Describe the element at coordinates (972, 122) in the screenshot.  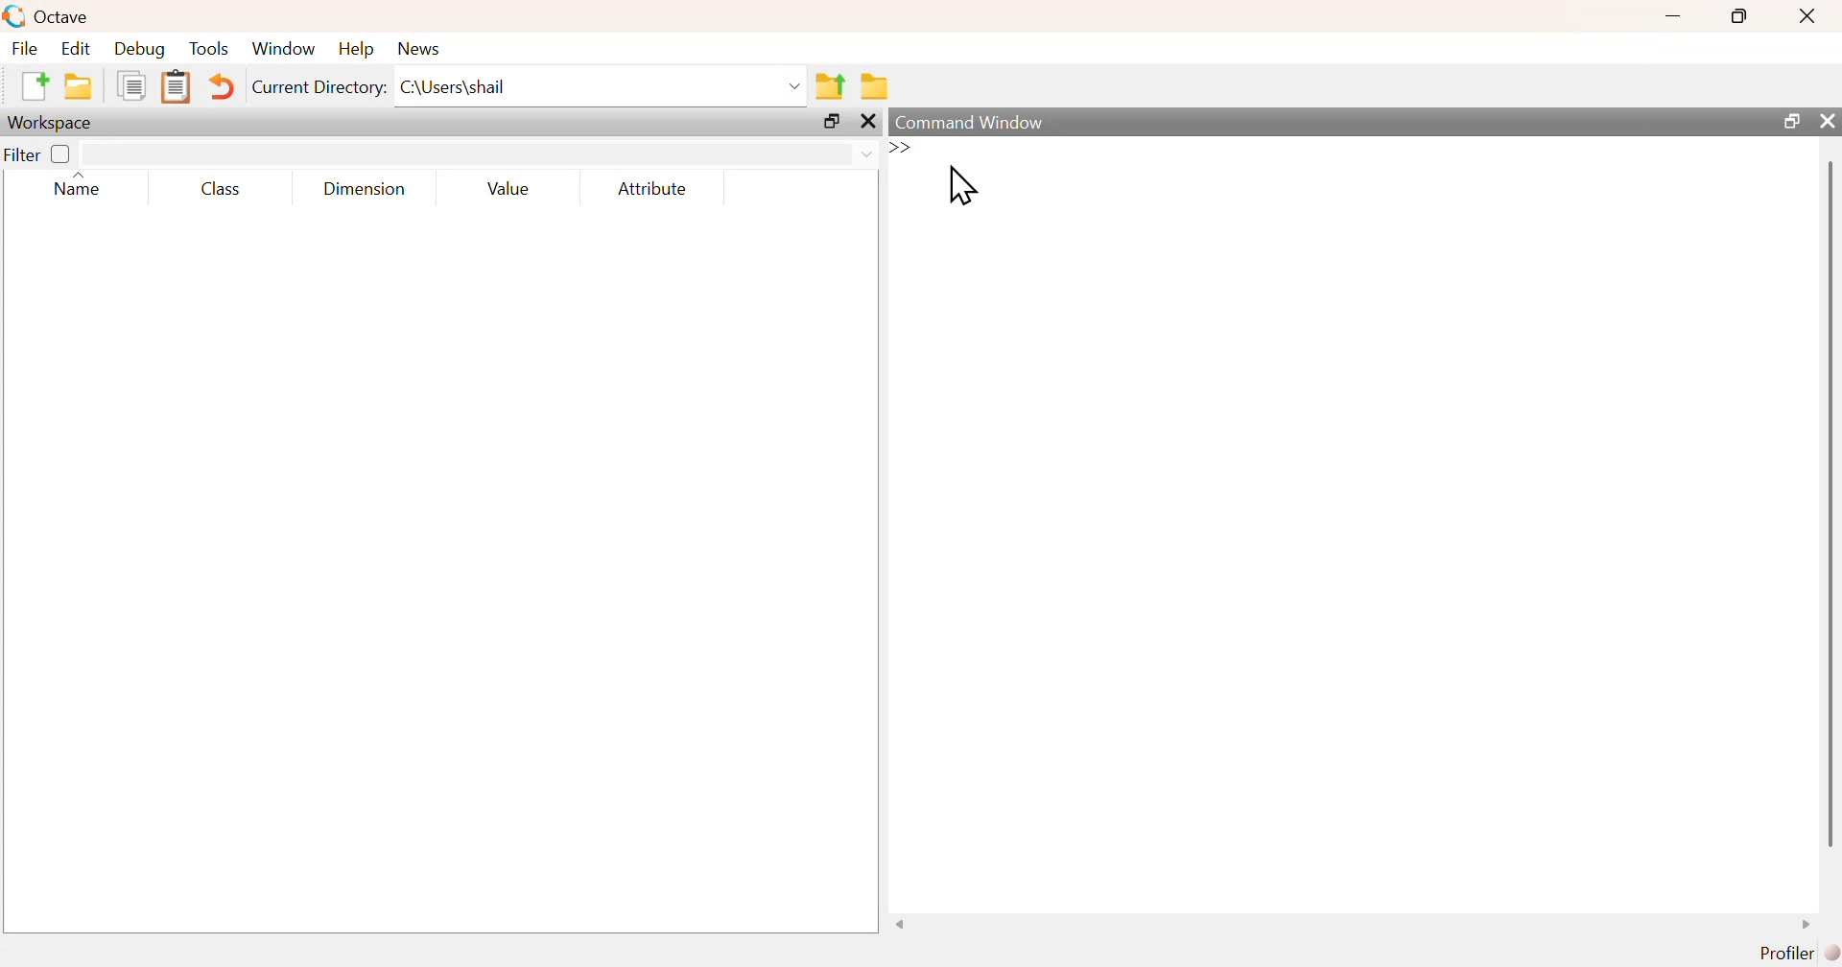
I see `Command Window` at that location.